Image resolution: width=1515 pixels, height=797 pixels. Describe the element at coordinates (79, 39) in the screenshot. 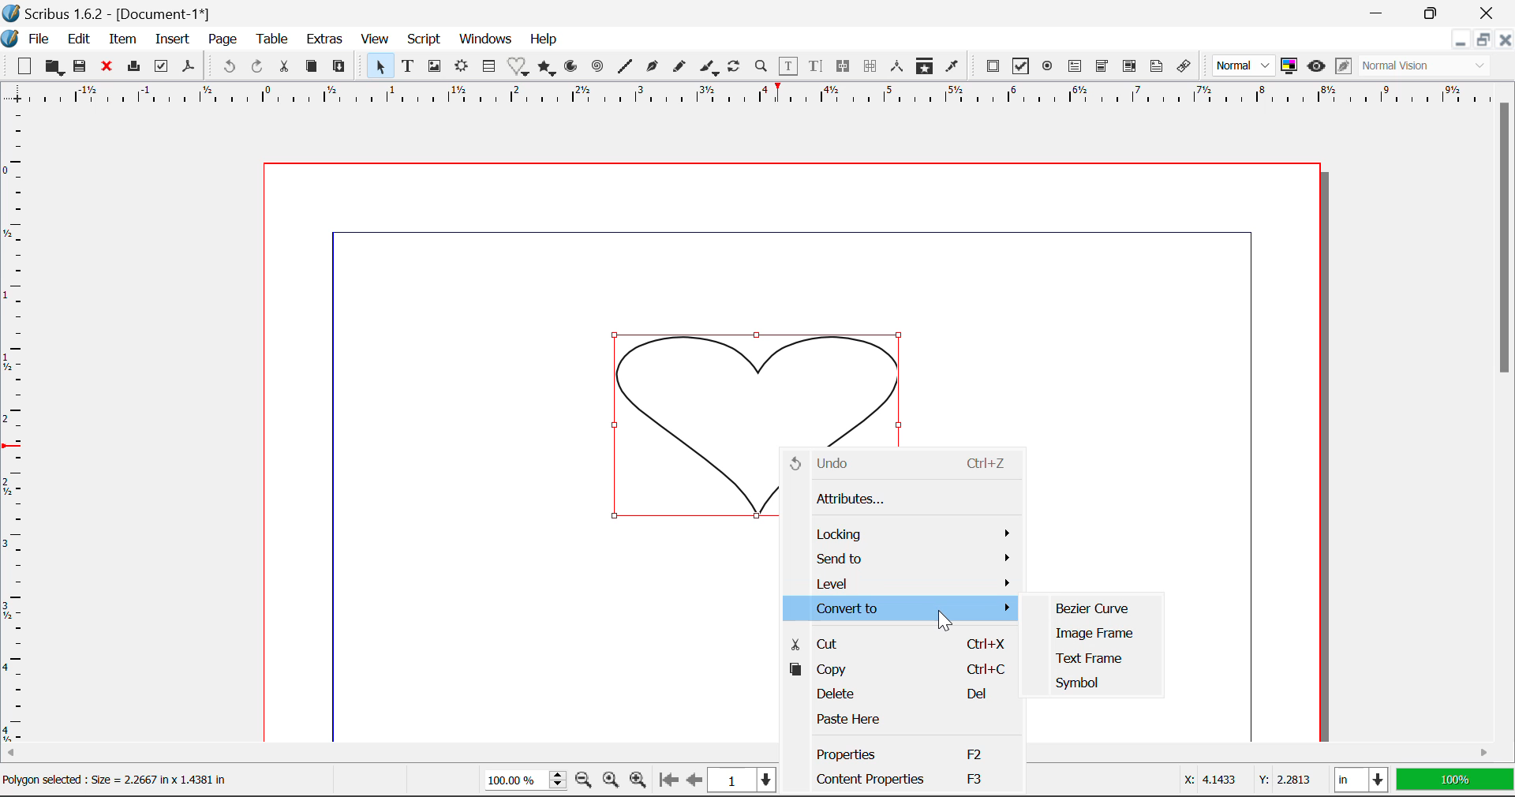

I see `Edit` at that location.